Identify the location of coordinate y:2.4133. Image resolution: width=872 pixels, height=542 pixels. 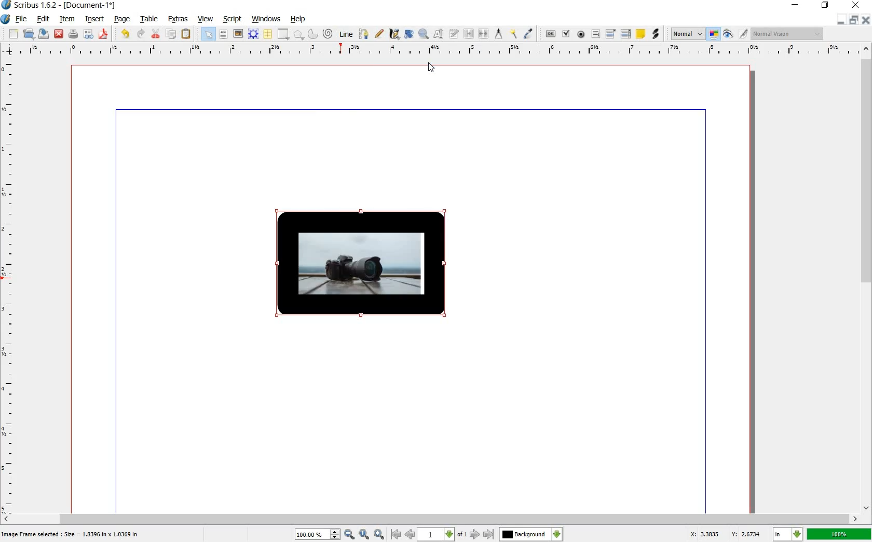
(748, 533).